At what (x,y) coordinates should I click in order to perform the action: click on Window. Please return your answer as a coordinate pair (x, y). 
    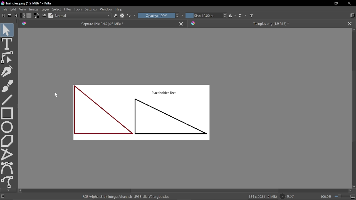
    Looking at the image, I should click on (106, 9).